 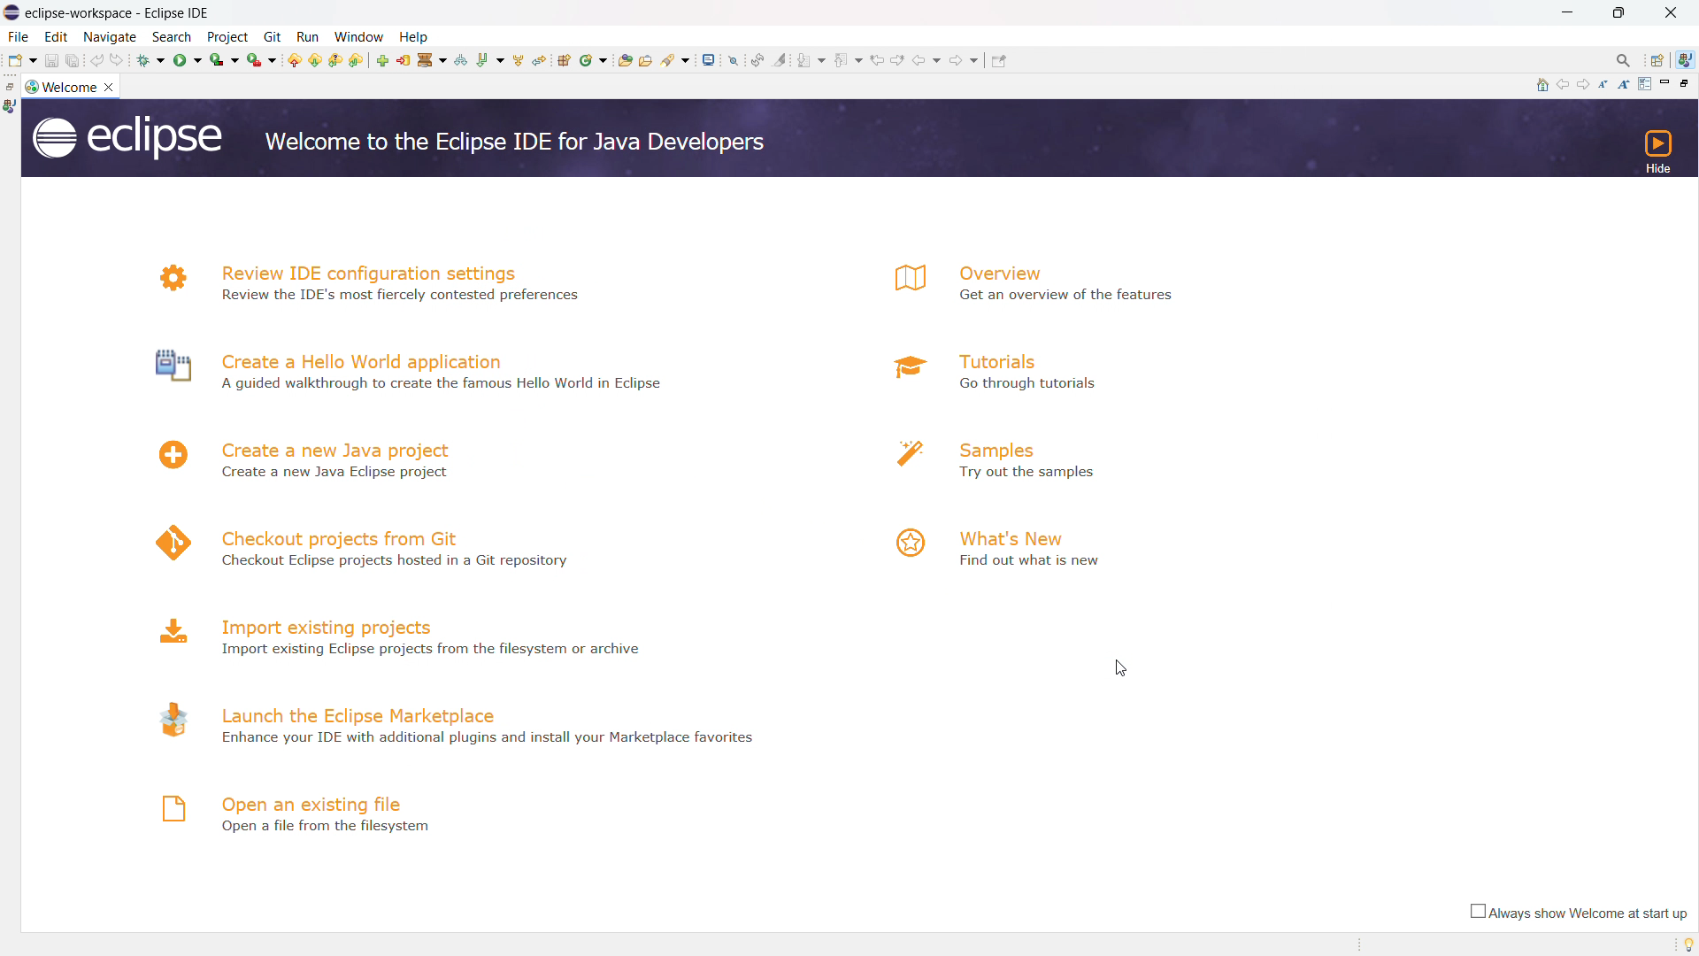 I want to click on access command and other items, so click(x=1625, y=61).